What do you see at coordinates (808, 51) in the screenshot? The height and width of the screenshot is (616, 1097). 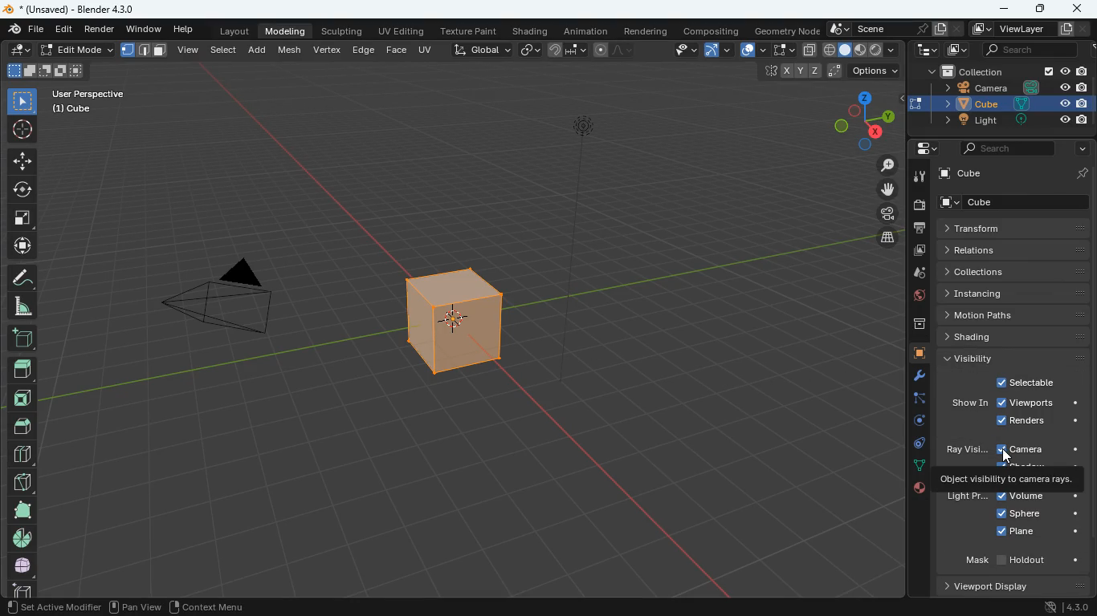 I see `copy` at bounding box center [808, 51].